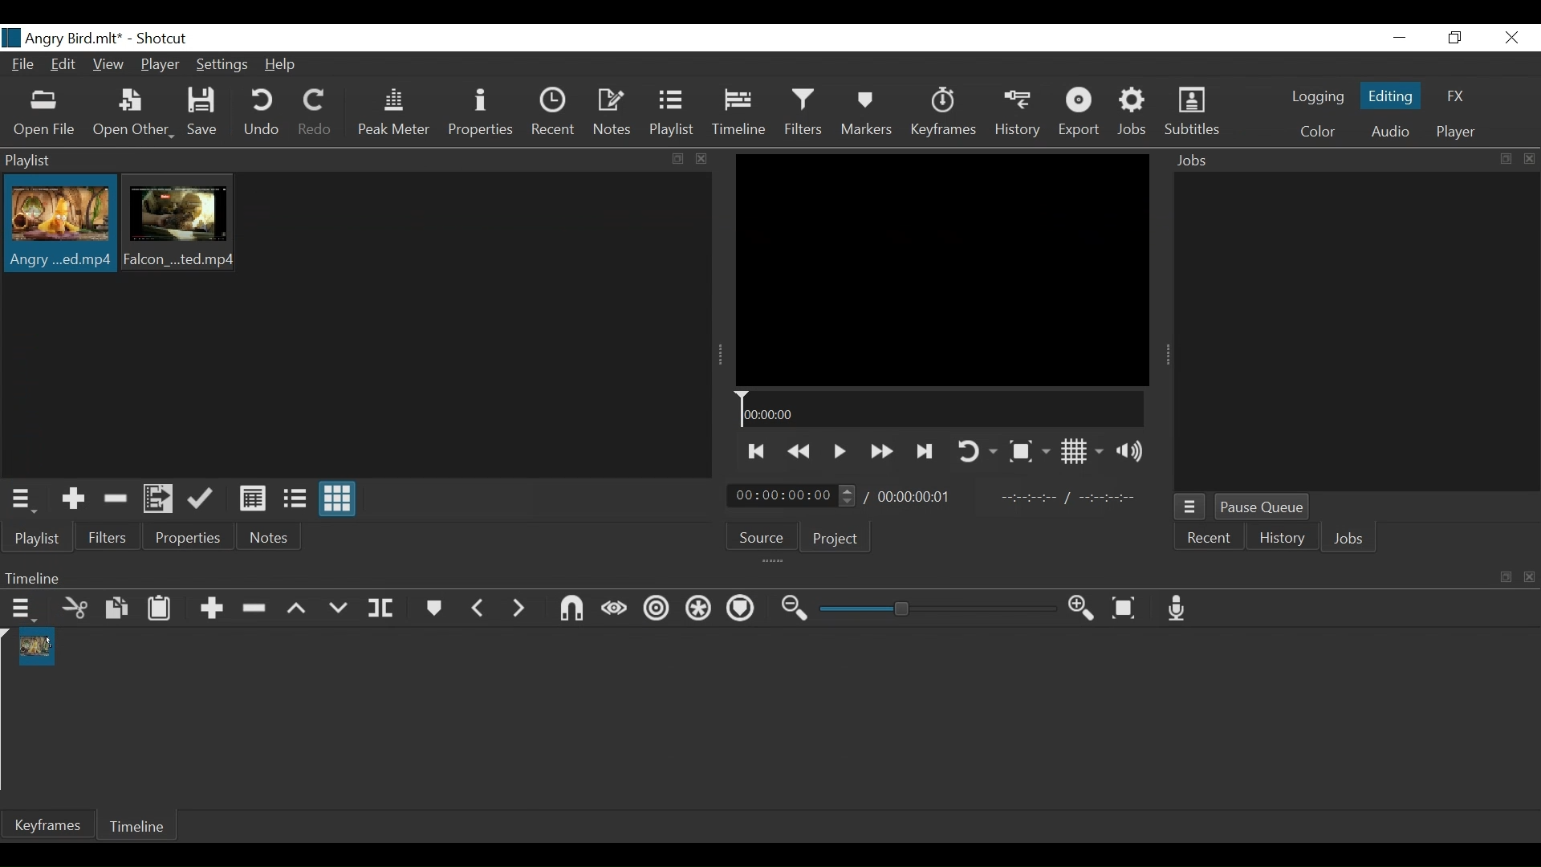 This screenshot has width=1541, height=867. What do you see at coordinates (338, 498) in the screenshot?
I see `View as icons` at bounding box center [338, 498].